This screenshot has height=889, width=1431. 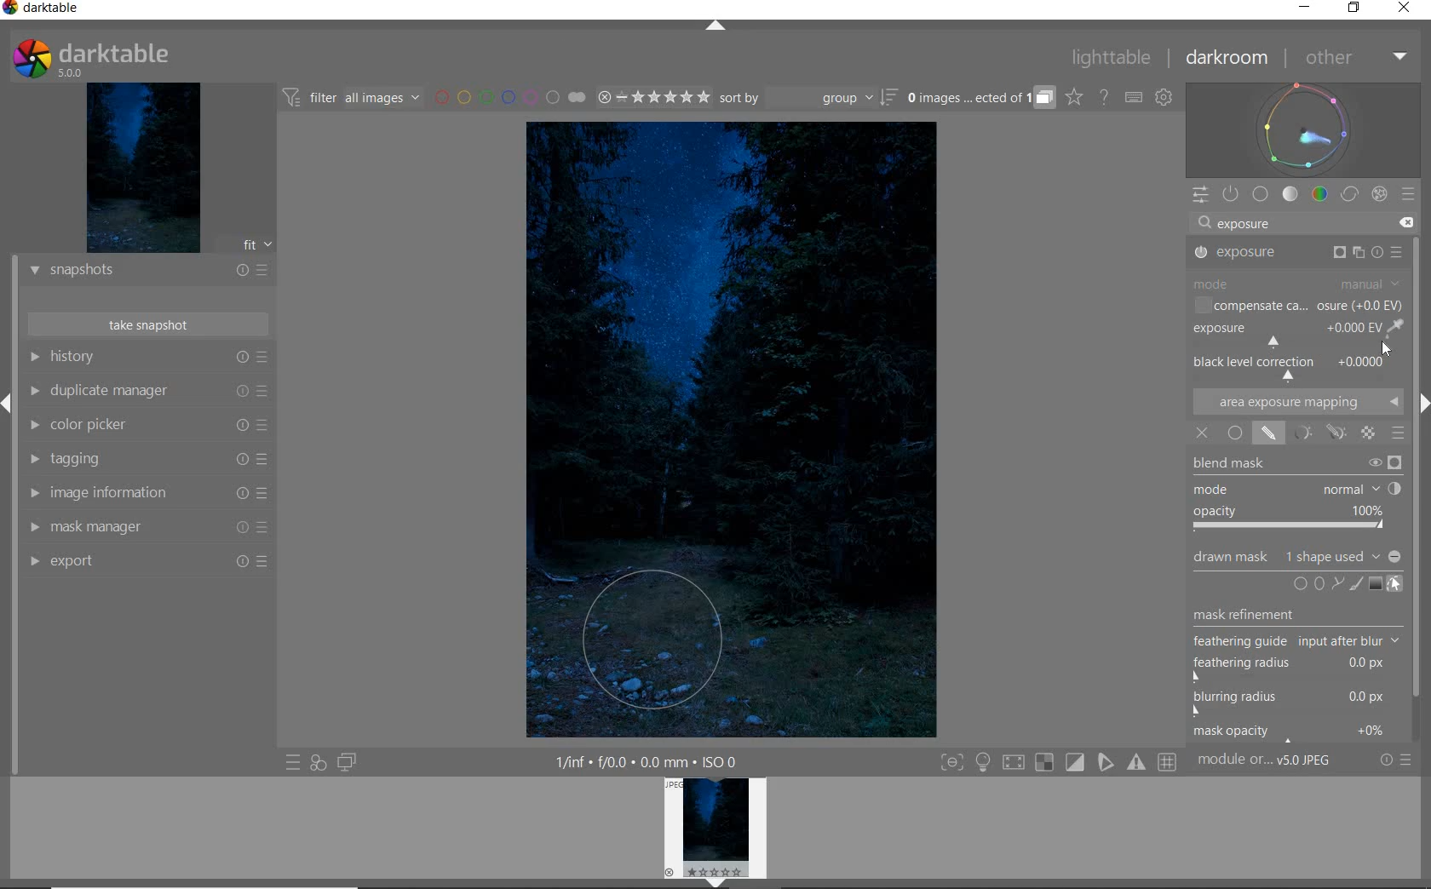 What do you see at coordinates (1406, 223) in the screenshot?
I see `DELETE` at bounding box center [1406, 223].